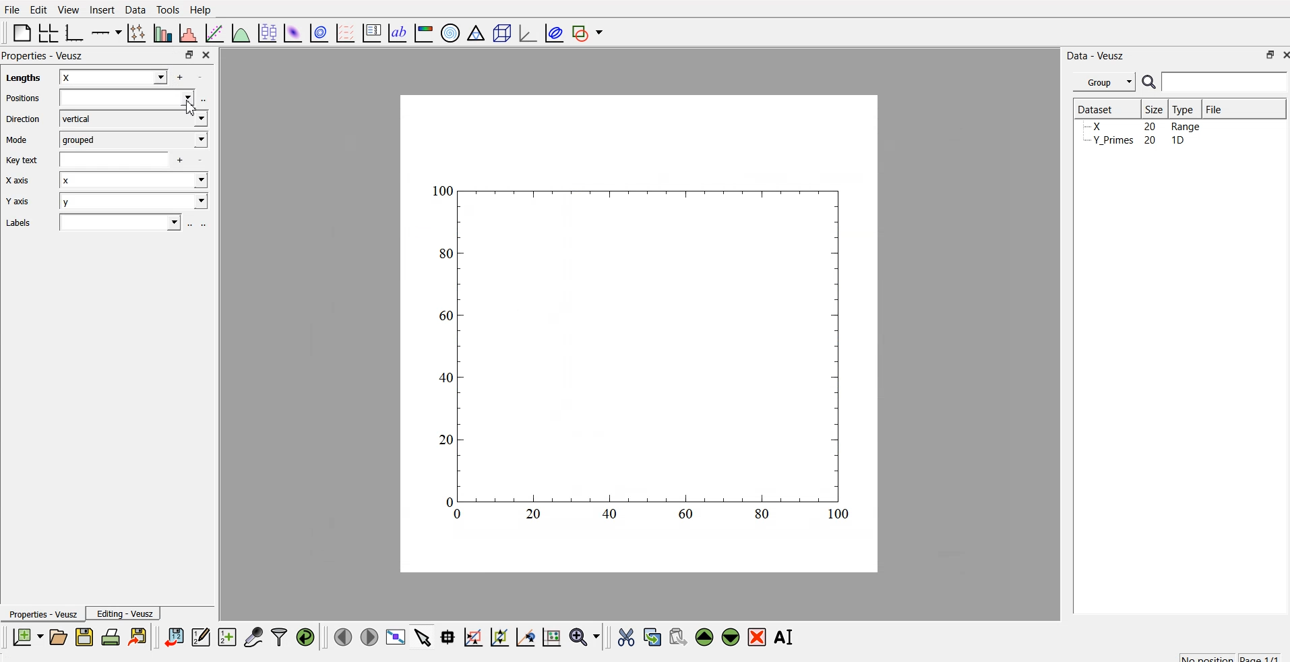 The width and height of the screenshot is (1290, 662). I want to click on rename the selected widget, so click(787, 635).